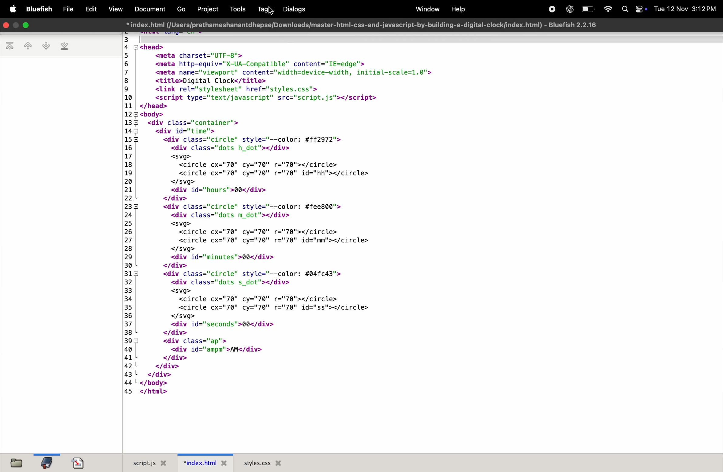  What do you see at coordinates (146, 463) in the screenshot?
I see `script.js` at bounding box center [146, 463].